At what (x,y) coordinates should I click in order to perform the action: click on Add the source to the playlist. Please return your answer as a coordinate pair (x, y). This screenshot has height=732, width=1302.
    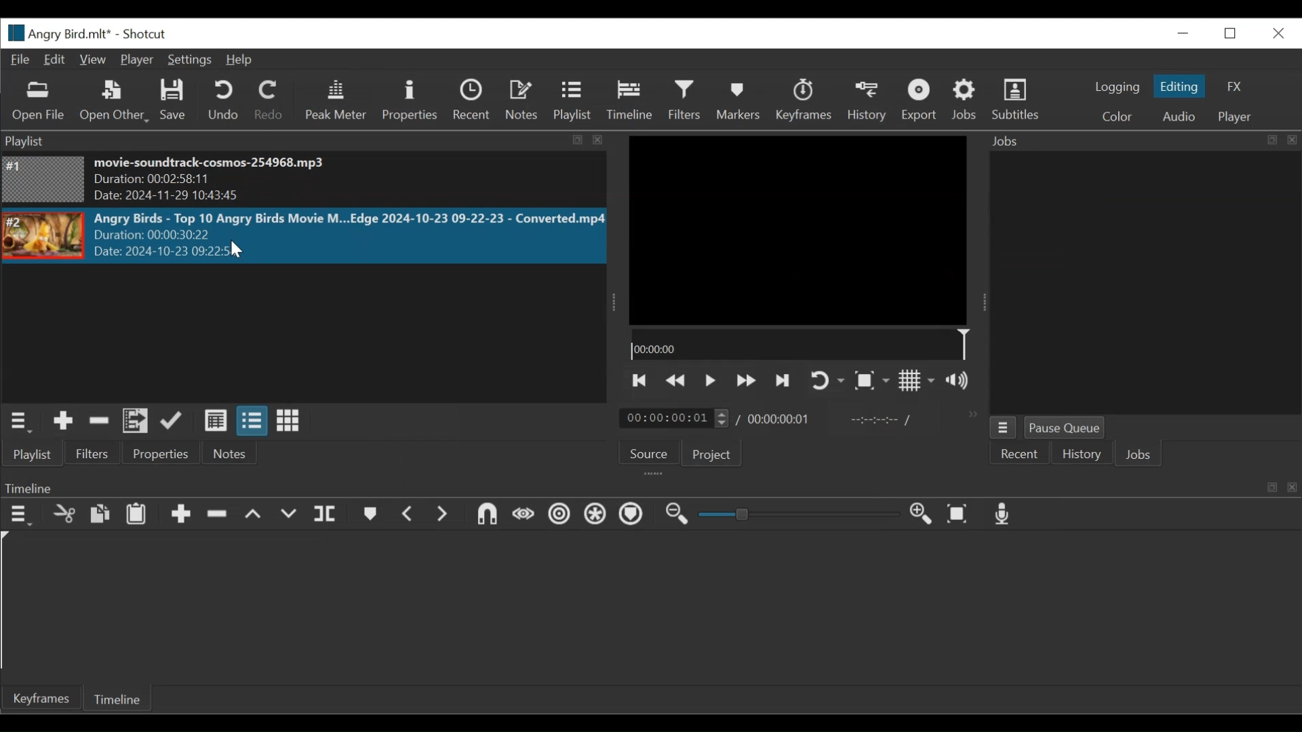
    Looking at the image, I should click on (64, 421).